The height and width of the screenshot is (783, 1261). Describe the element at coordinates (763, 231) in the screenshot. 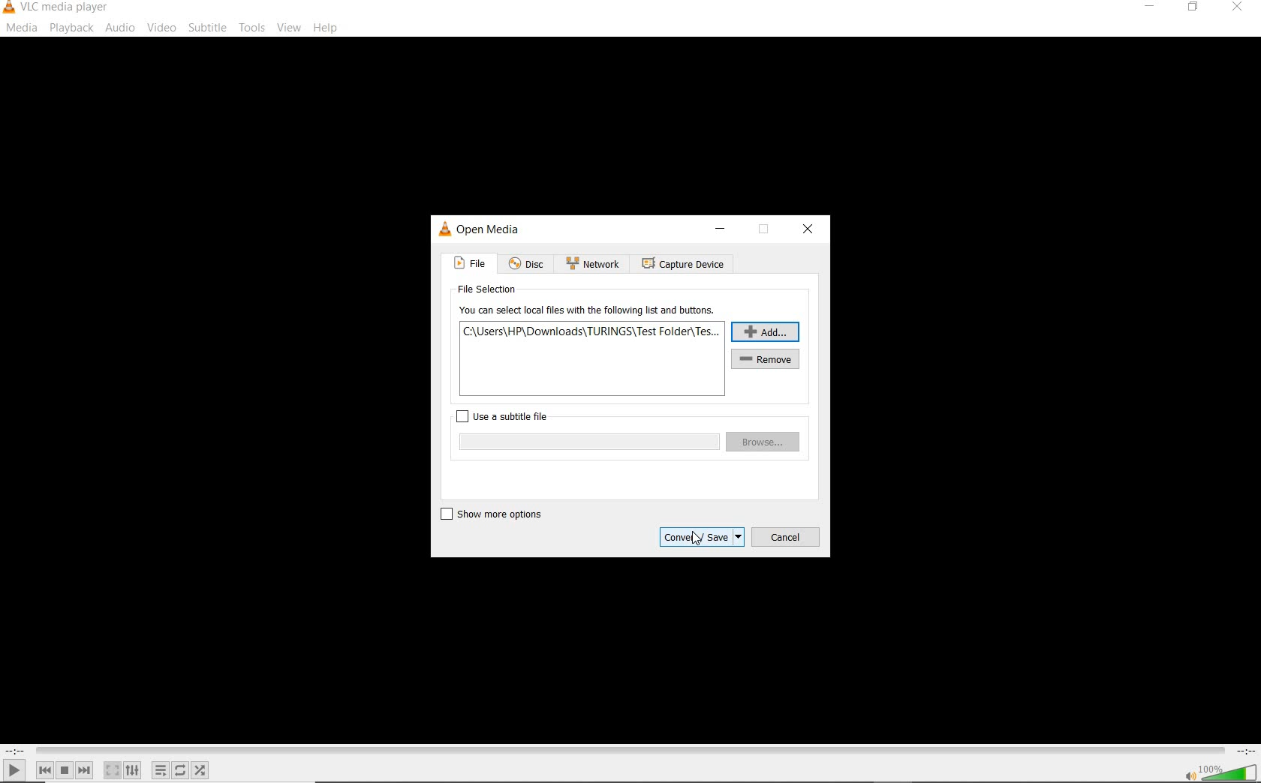

I see `restore down` at that location.